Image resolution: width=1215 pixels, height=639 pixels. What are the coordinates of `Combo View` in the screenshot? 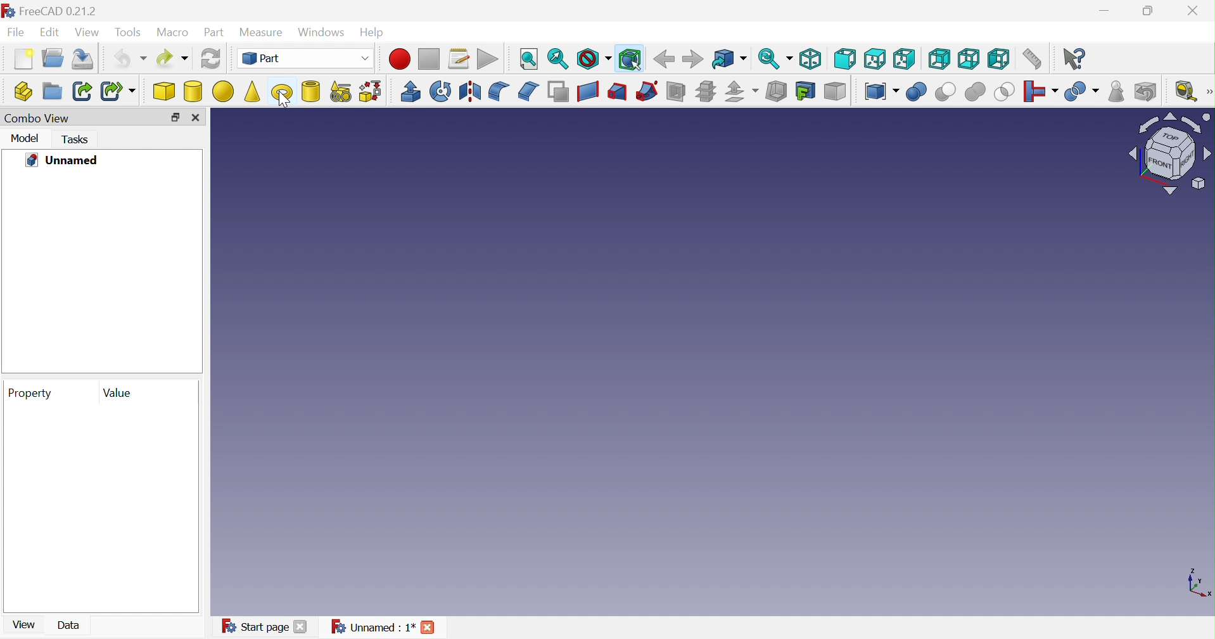 It's located at (37, 117).